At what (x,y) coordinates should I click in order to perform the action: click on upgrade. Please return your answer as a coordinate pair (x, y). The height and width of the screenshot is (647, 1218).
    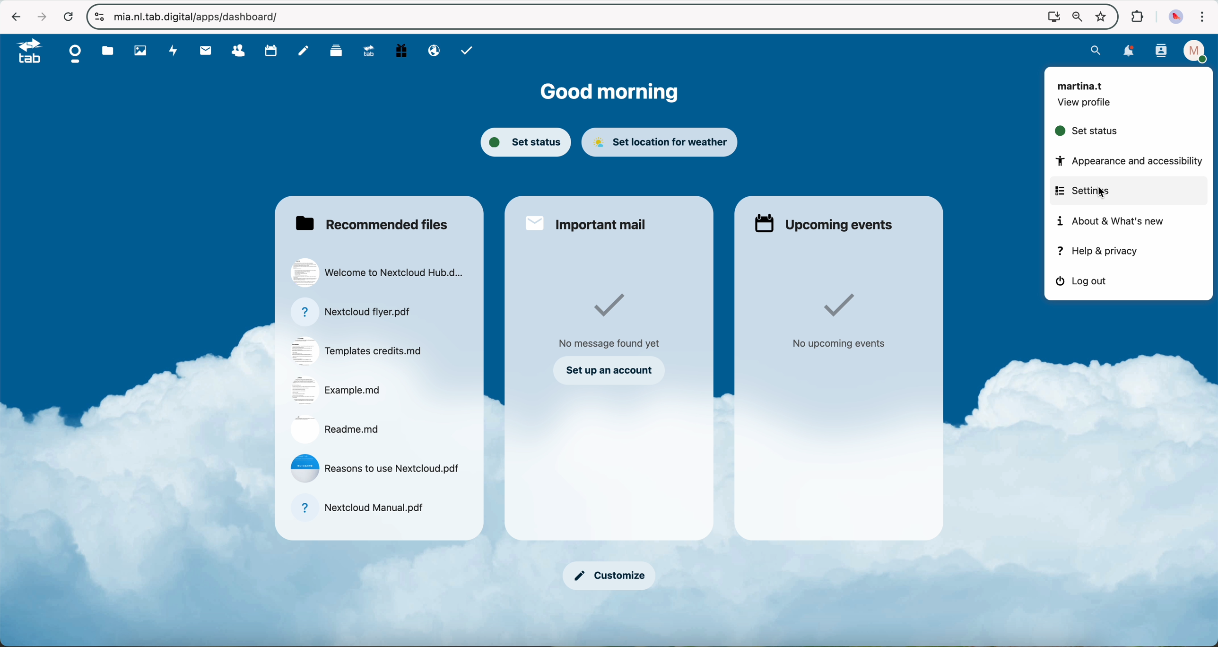
    Looking at the image, I should click on (372, 52).